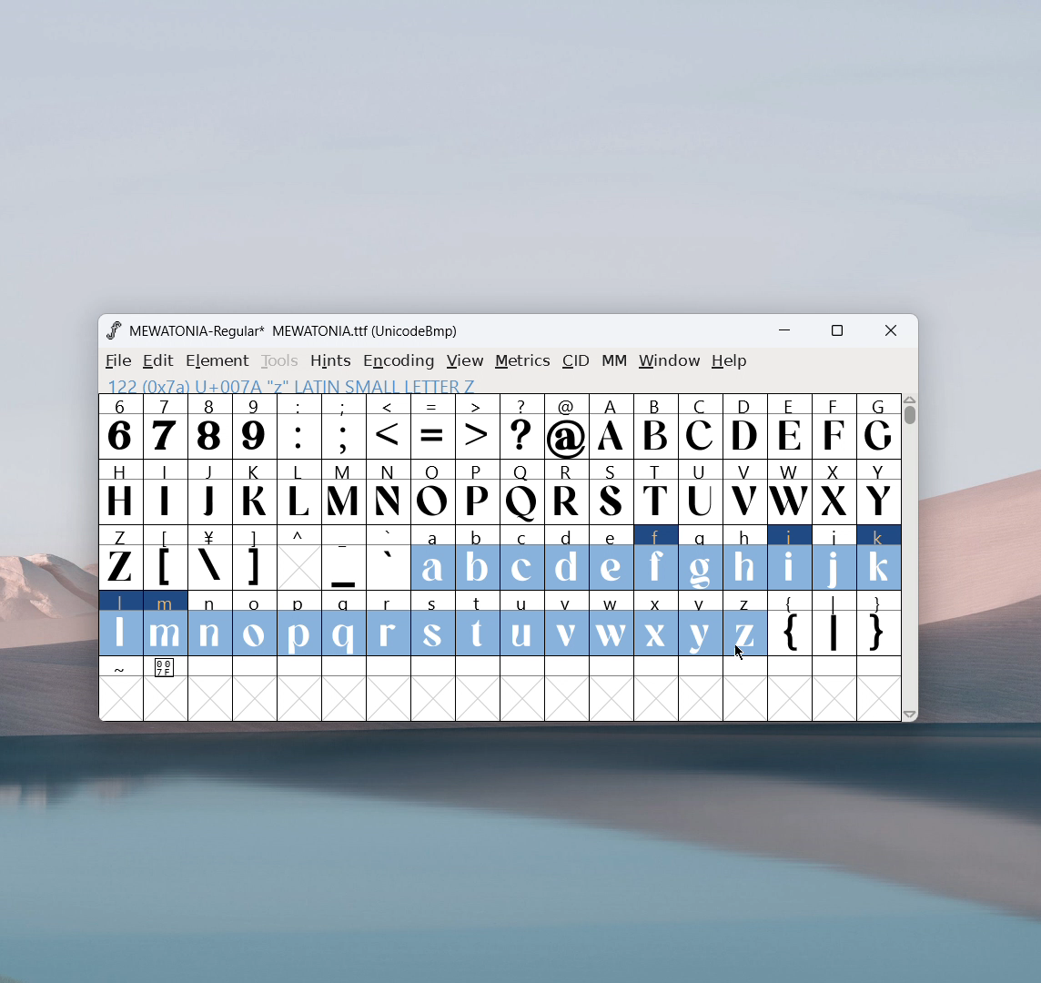 The image size is (1041, 983). Describe the element at coordinates (611, 623) in the screenshot. I see `w` at that location.